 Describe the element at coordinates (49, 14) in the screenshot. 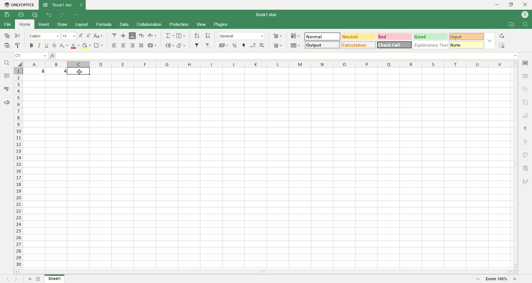

I see `undo` at that location.